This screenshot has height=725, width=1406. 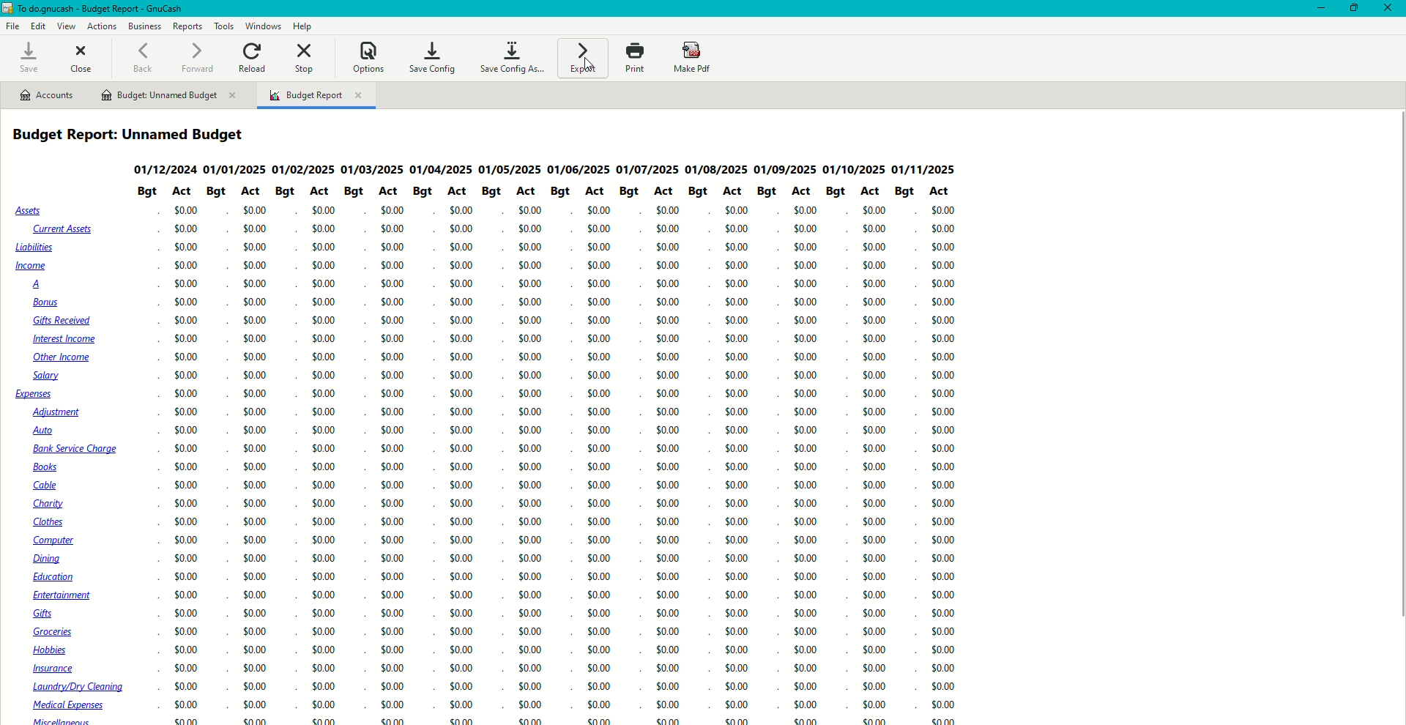 What do you see at coordinates (188, 375) in the screenshot?
I see `0.00` at bounding box center [188, 375].